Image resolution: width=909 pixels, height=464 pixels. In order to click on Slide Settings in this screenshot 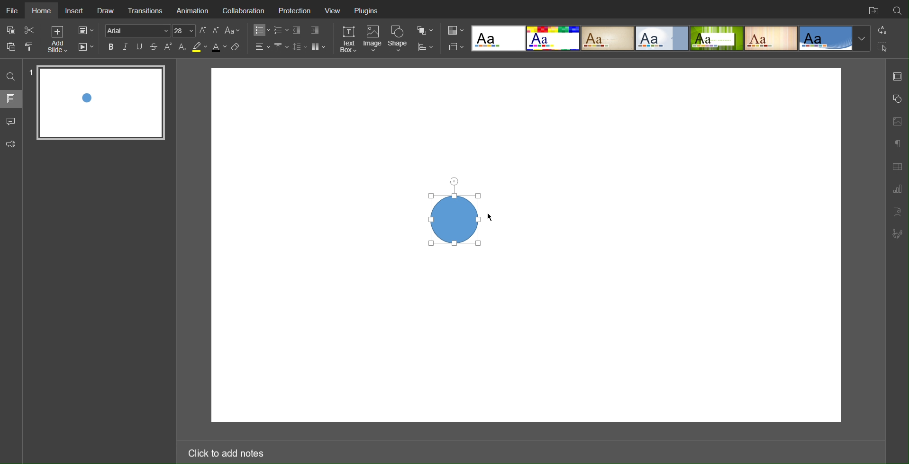, I will do `click(897, 76)`.